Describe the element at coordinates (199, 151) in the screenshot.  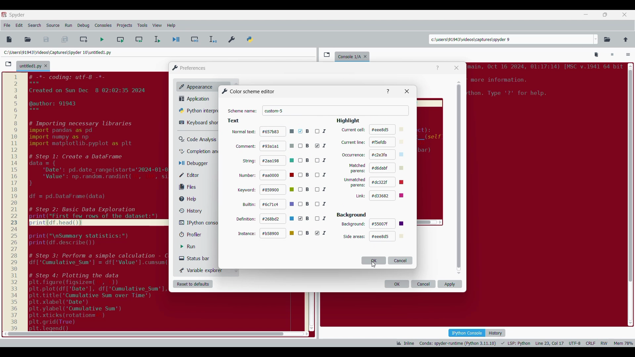
I see `Completion and linting` at that location.